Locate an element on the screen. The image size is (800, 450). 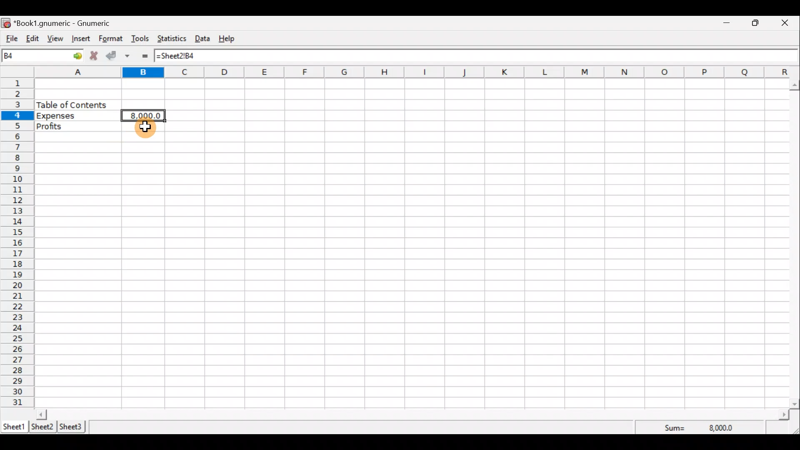
Data is located at coordinates (205, 39).